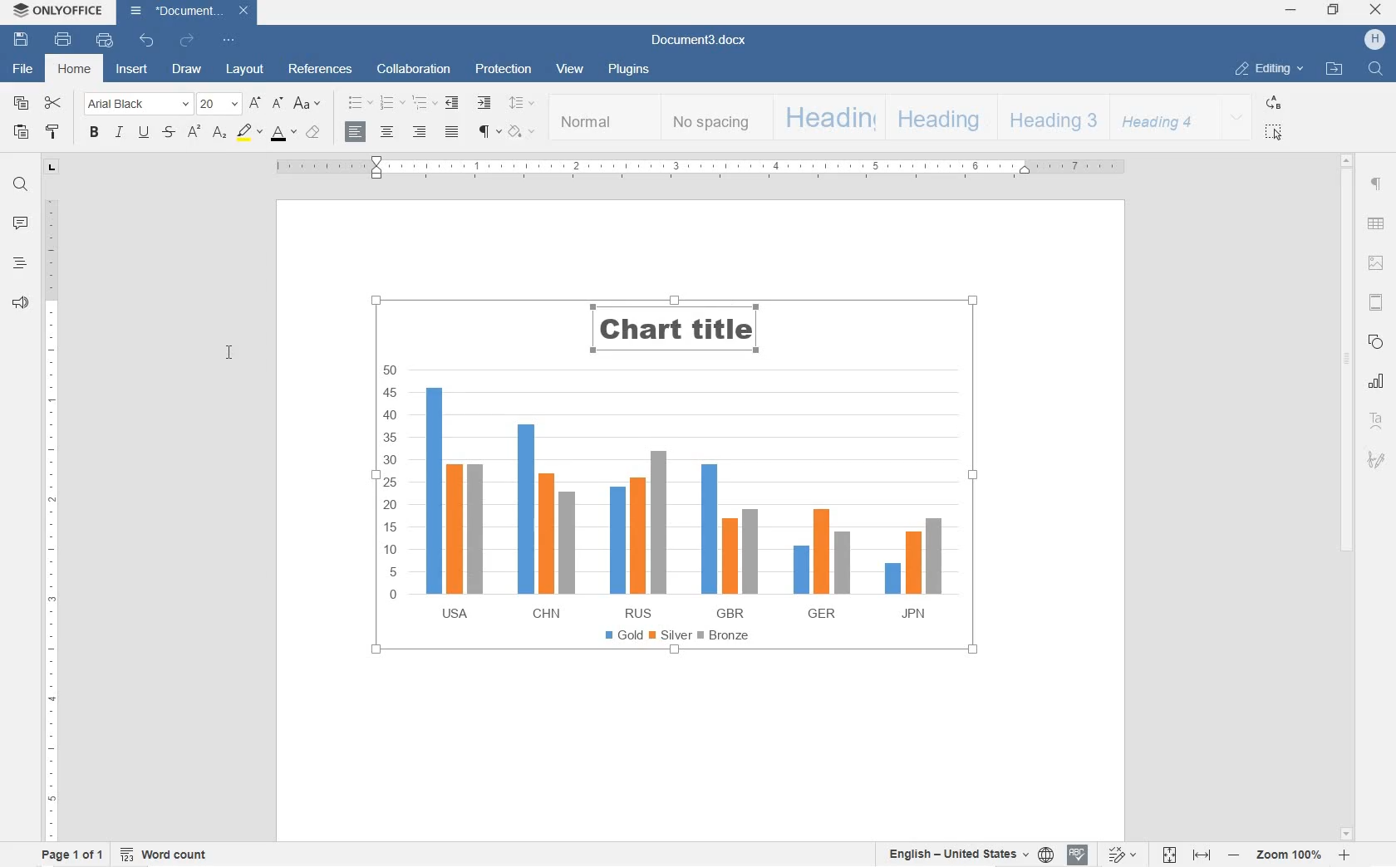 The height and width of the screenshot is (867, 1396). What do you see at coordinates (1376, 462) in the screenshot?
I see `SIGNATURE` at bounding box center [1376, 462].